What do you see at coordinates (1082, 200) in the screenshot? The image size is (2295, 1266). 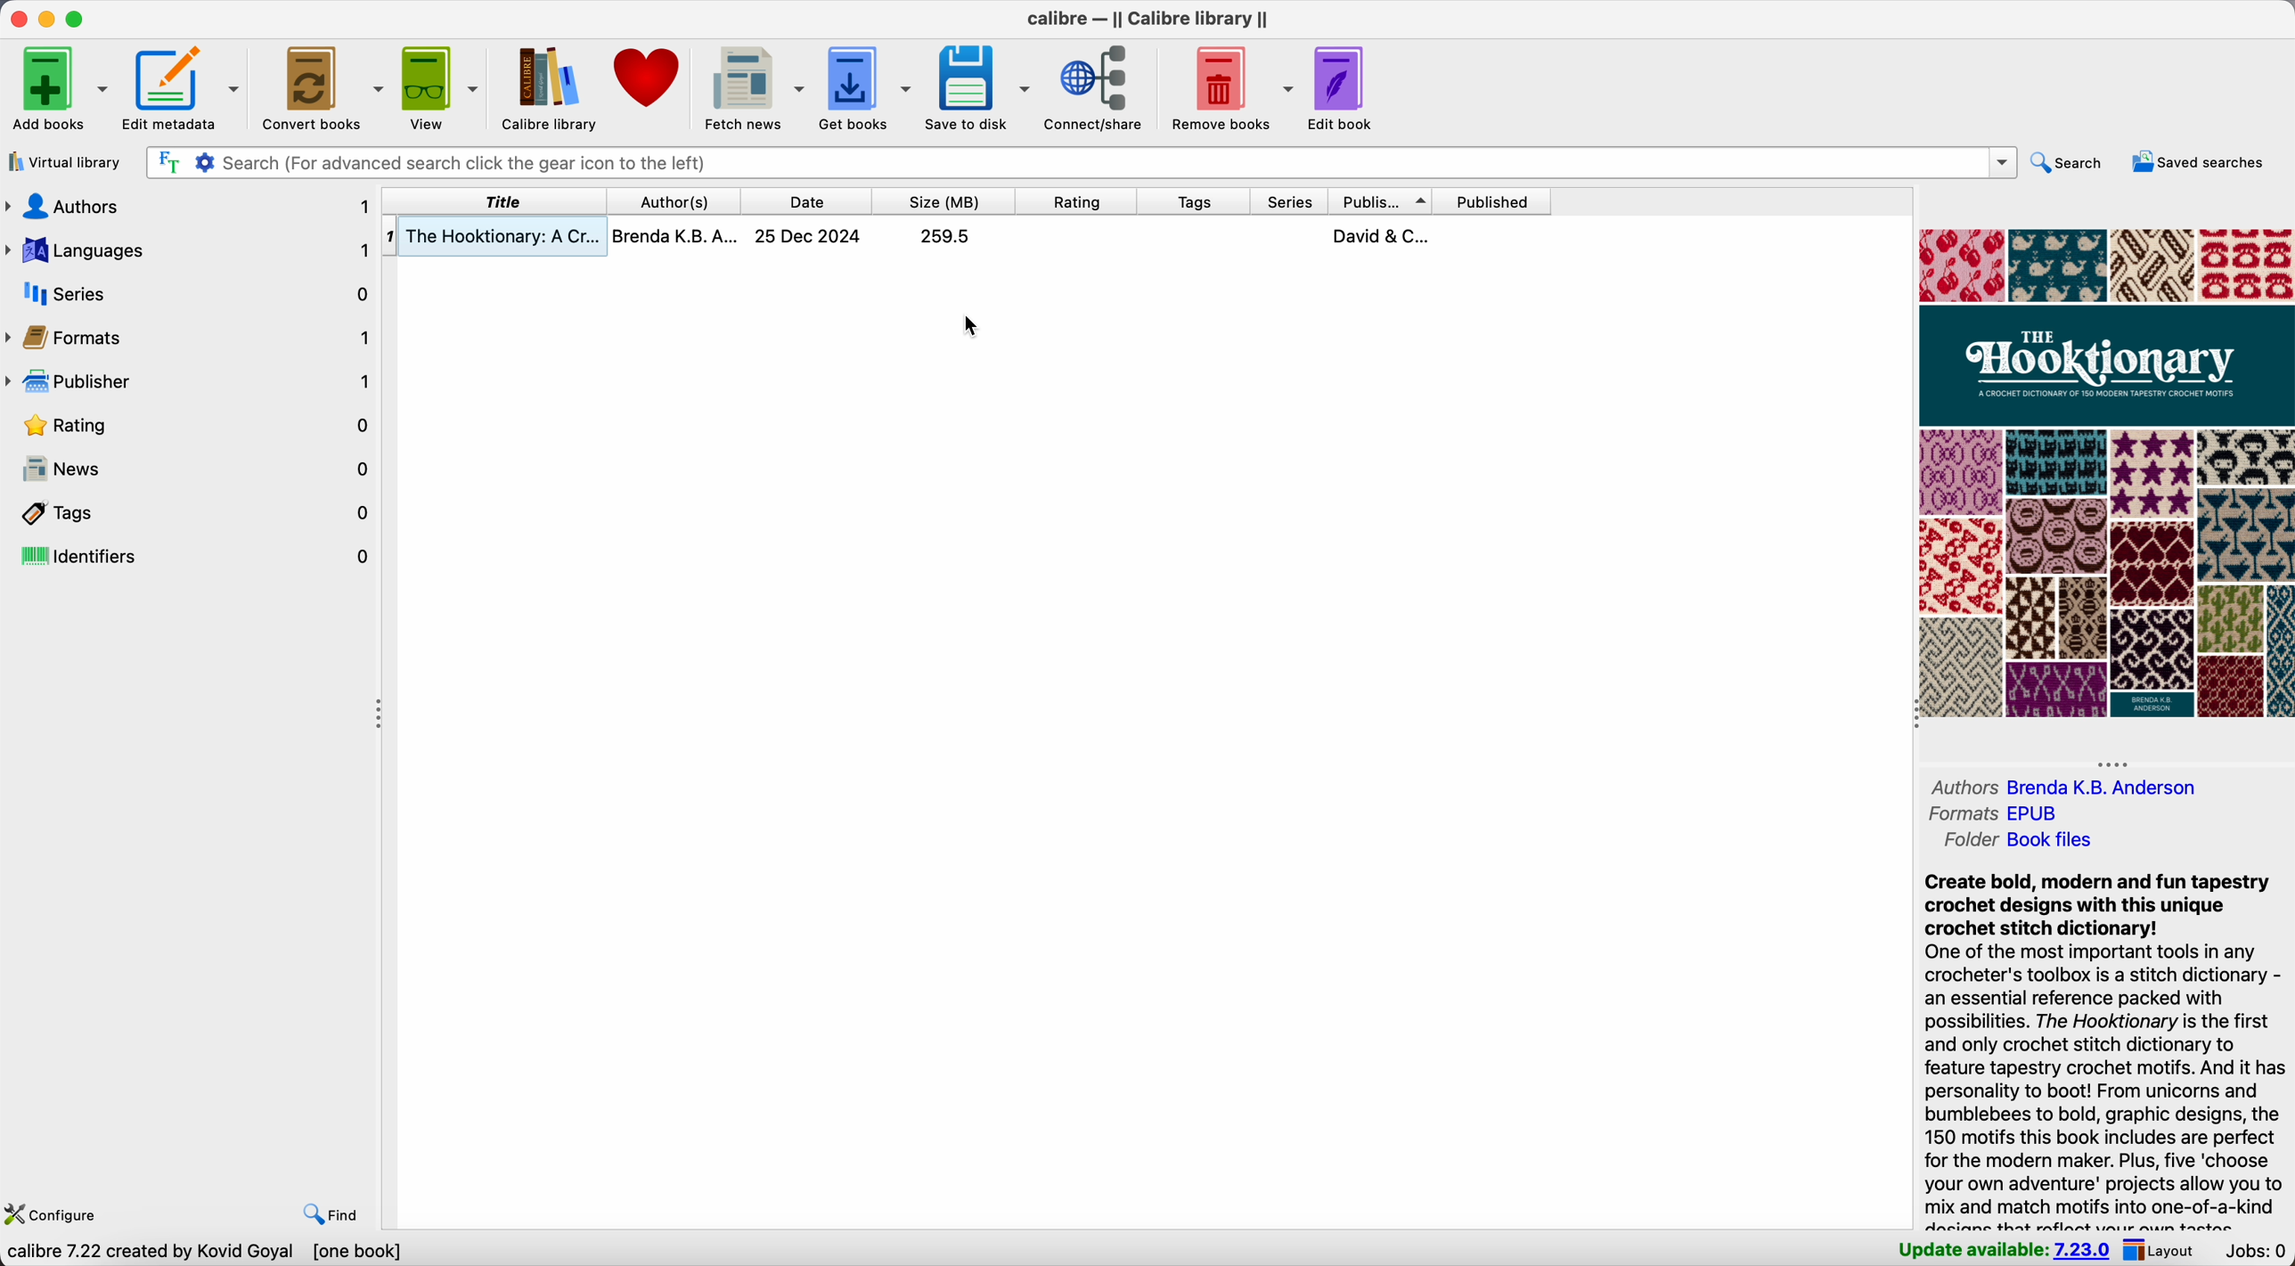 I see `rating` at bounding box center [1082, 200].